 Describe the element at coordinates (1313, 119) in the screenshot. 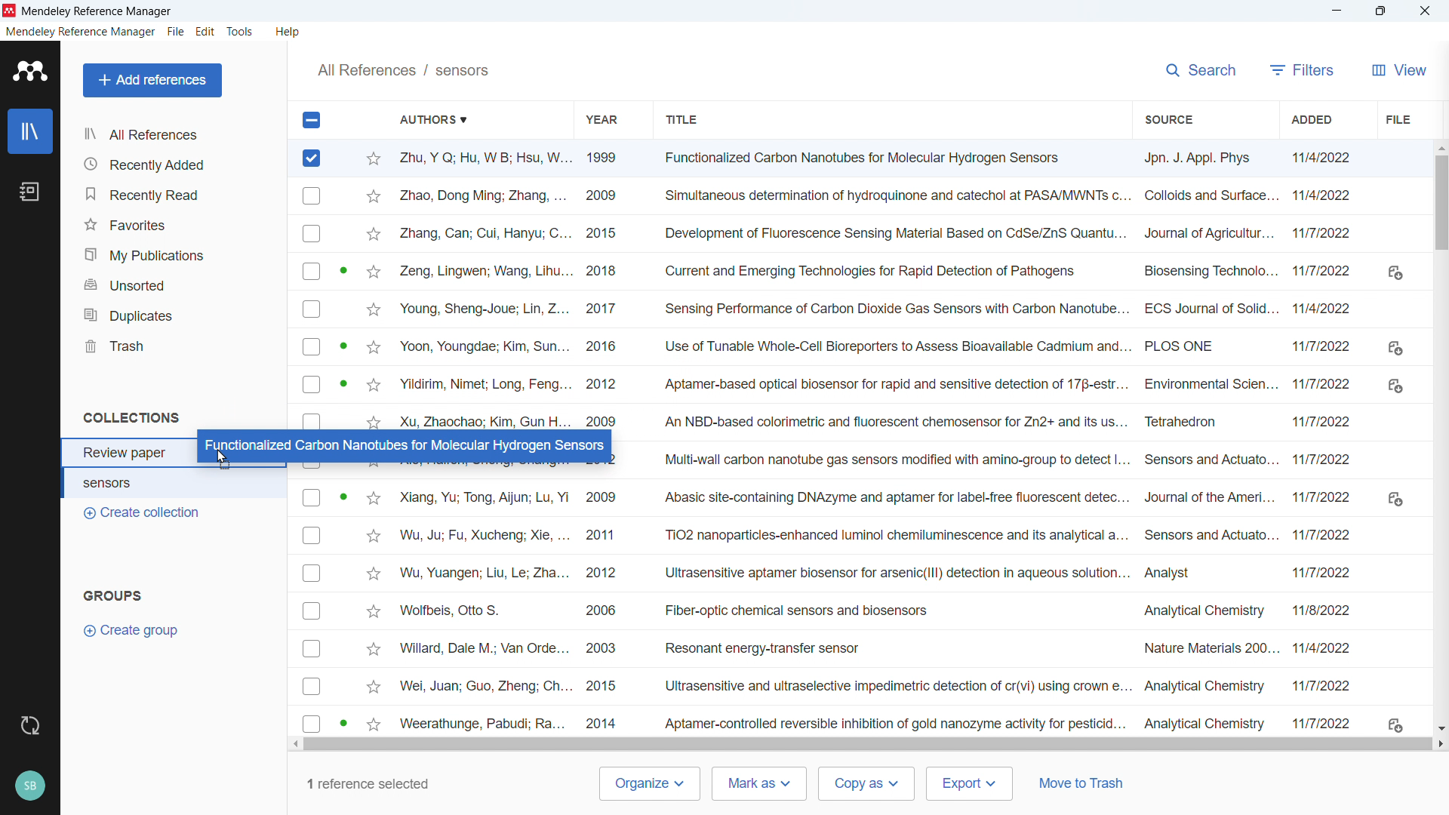

I see `Sort by date added ` at that location.